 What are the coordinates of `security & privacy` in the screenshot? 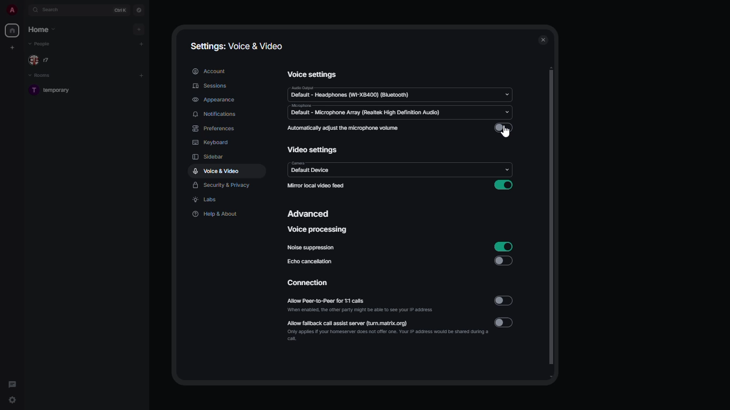 It's located at (222, 186).